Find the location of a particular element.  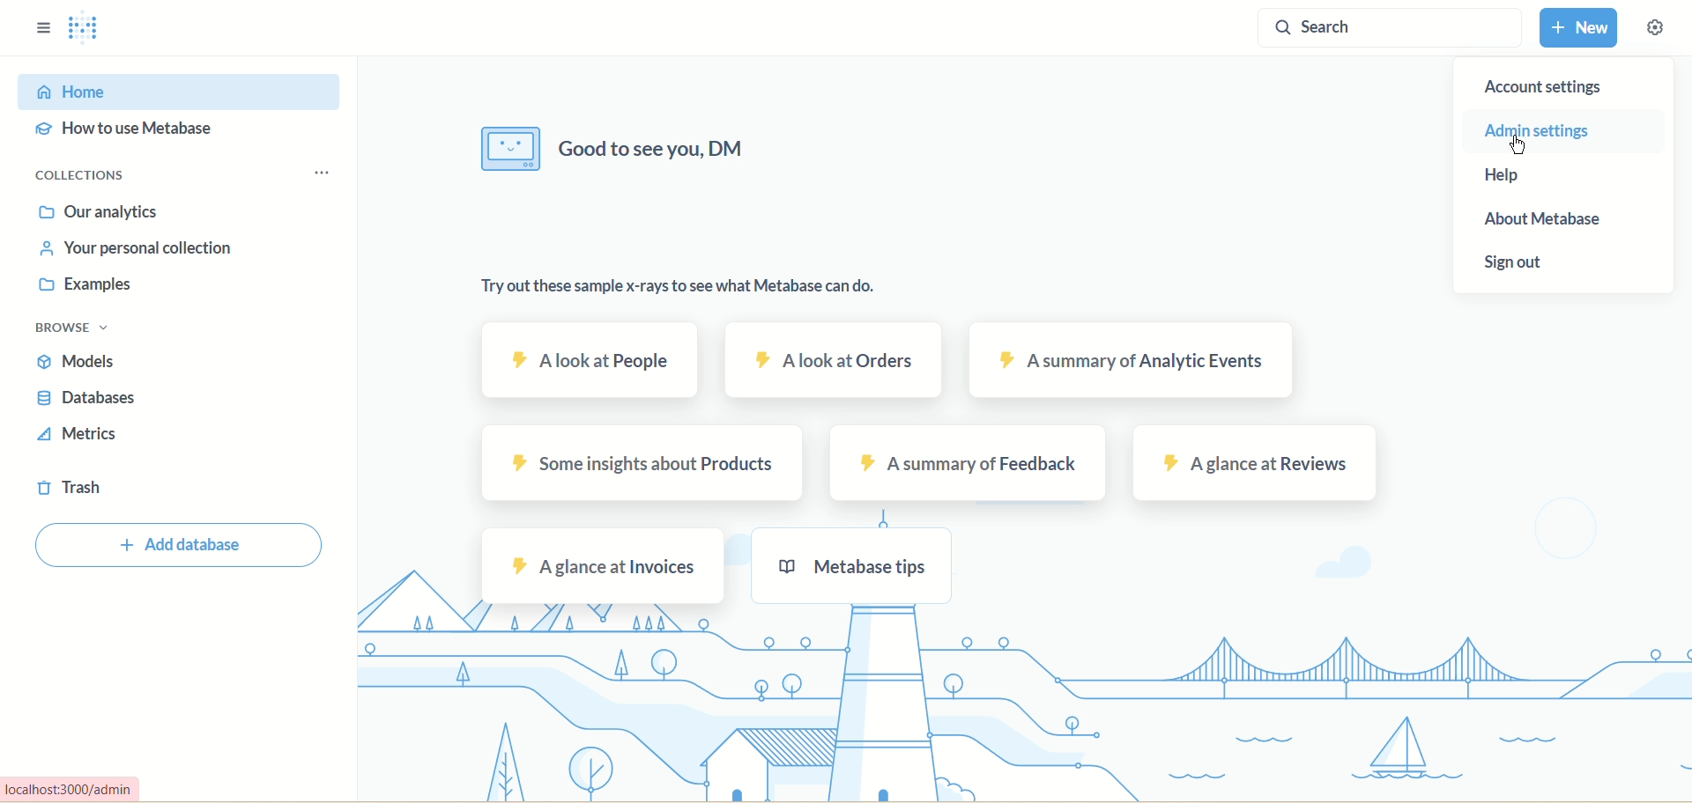

localhost:3000/admin is located at coordinates (71, 788).